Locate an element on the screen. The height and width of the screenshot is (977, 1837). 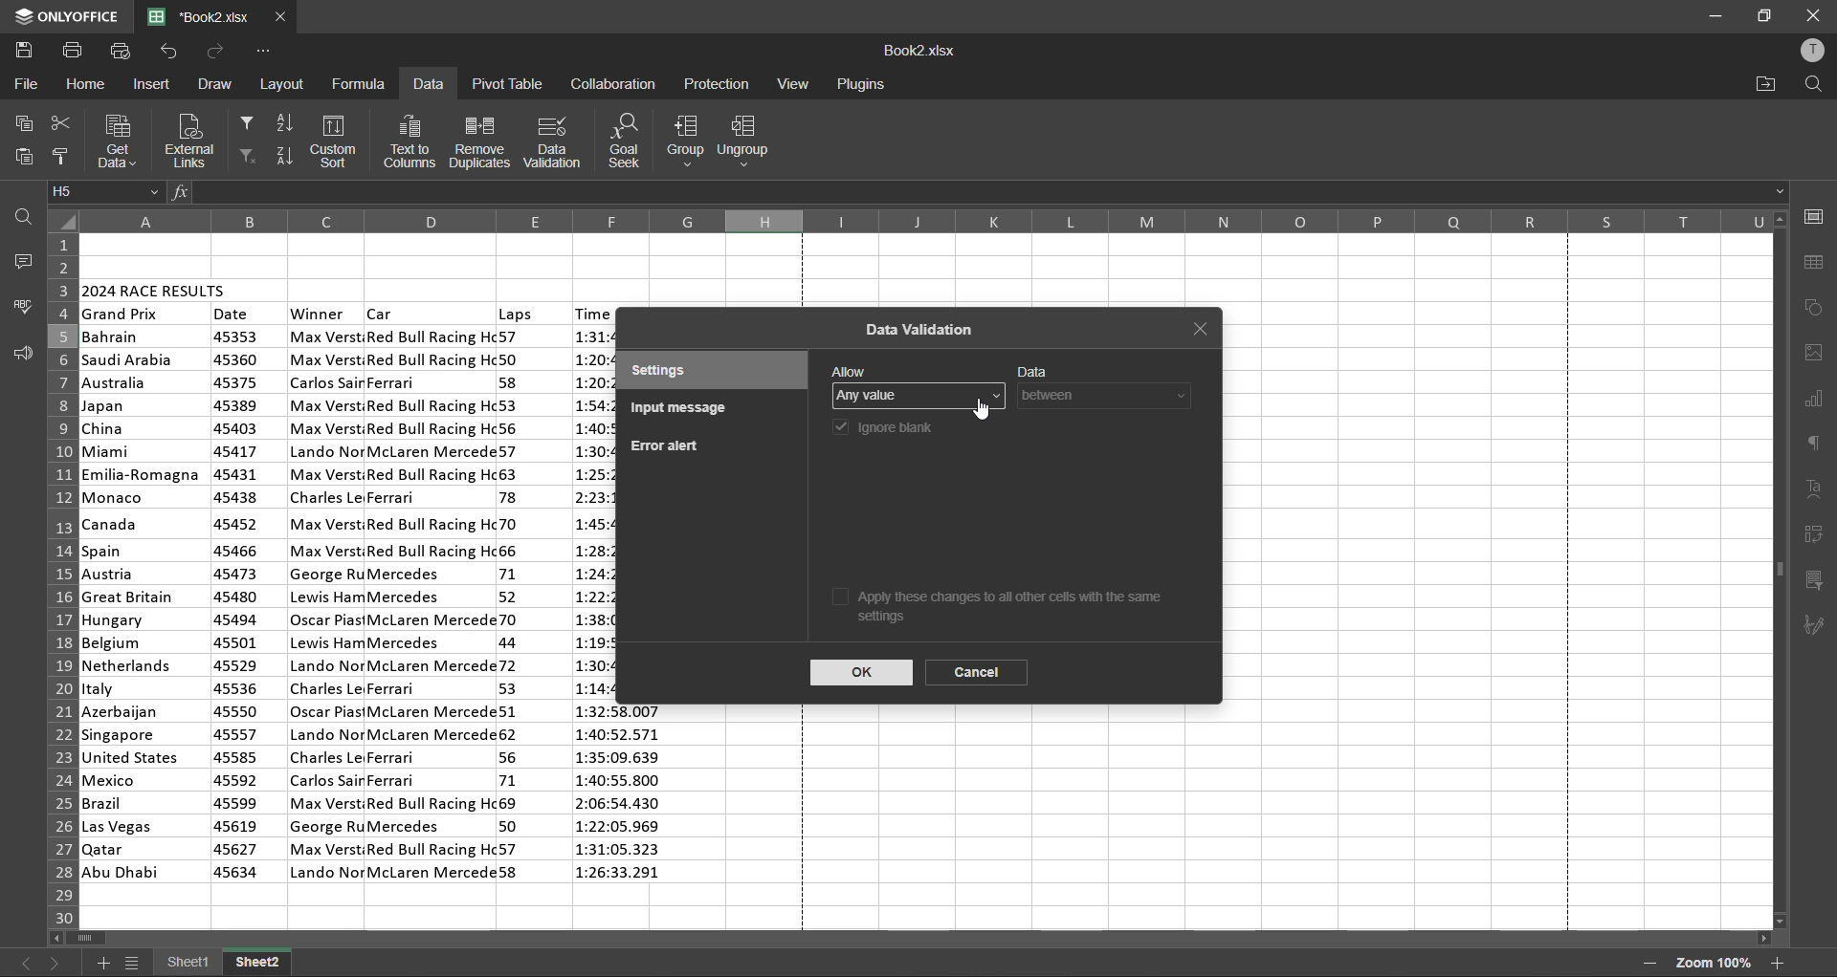
sort ascending is located at coordinates (285, 125).